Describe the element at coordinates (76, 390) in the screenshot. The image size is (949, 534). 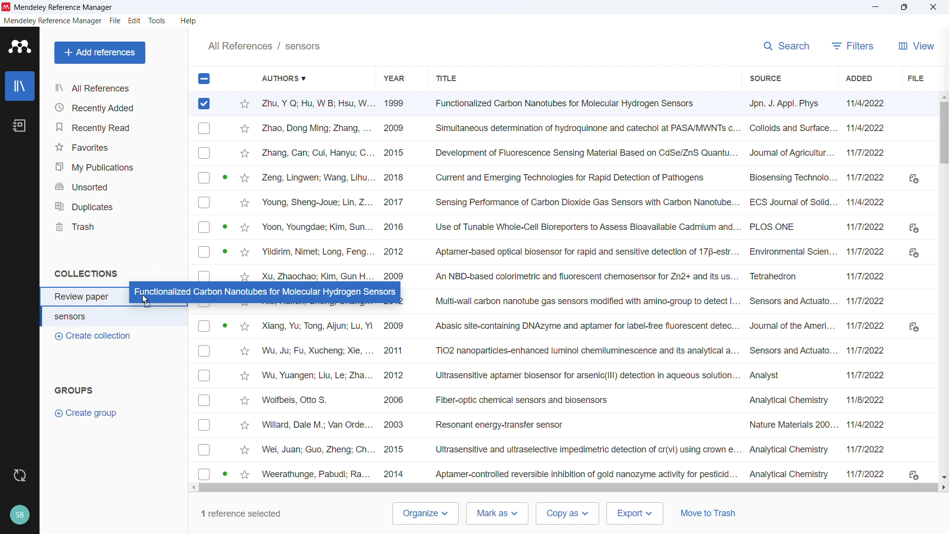
I see `Groups ` at that location.